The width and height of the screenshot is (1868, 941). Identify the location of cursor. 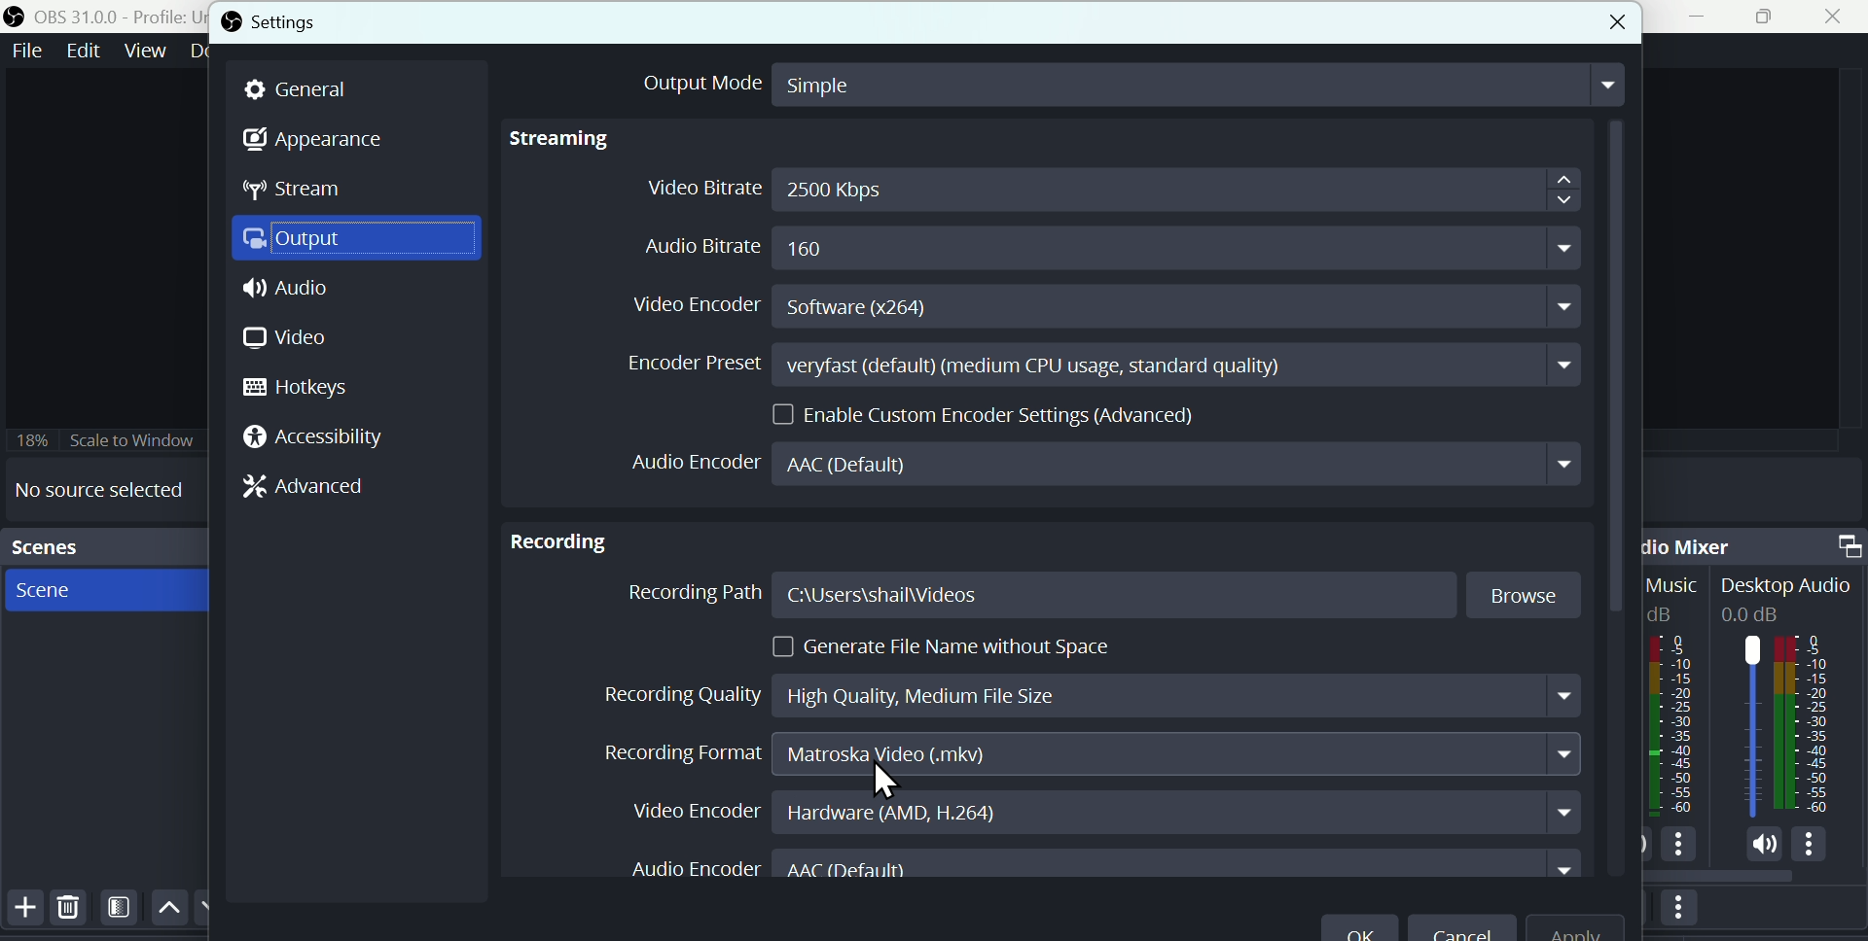
(885, 784).